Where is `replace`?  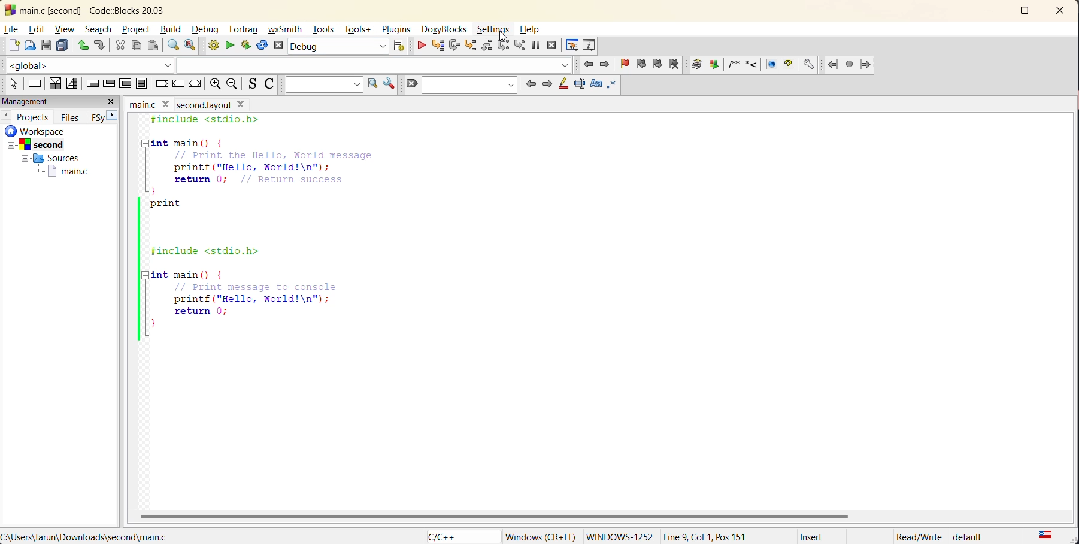 replace is located at coordinates (195, 47).